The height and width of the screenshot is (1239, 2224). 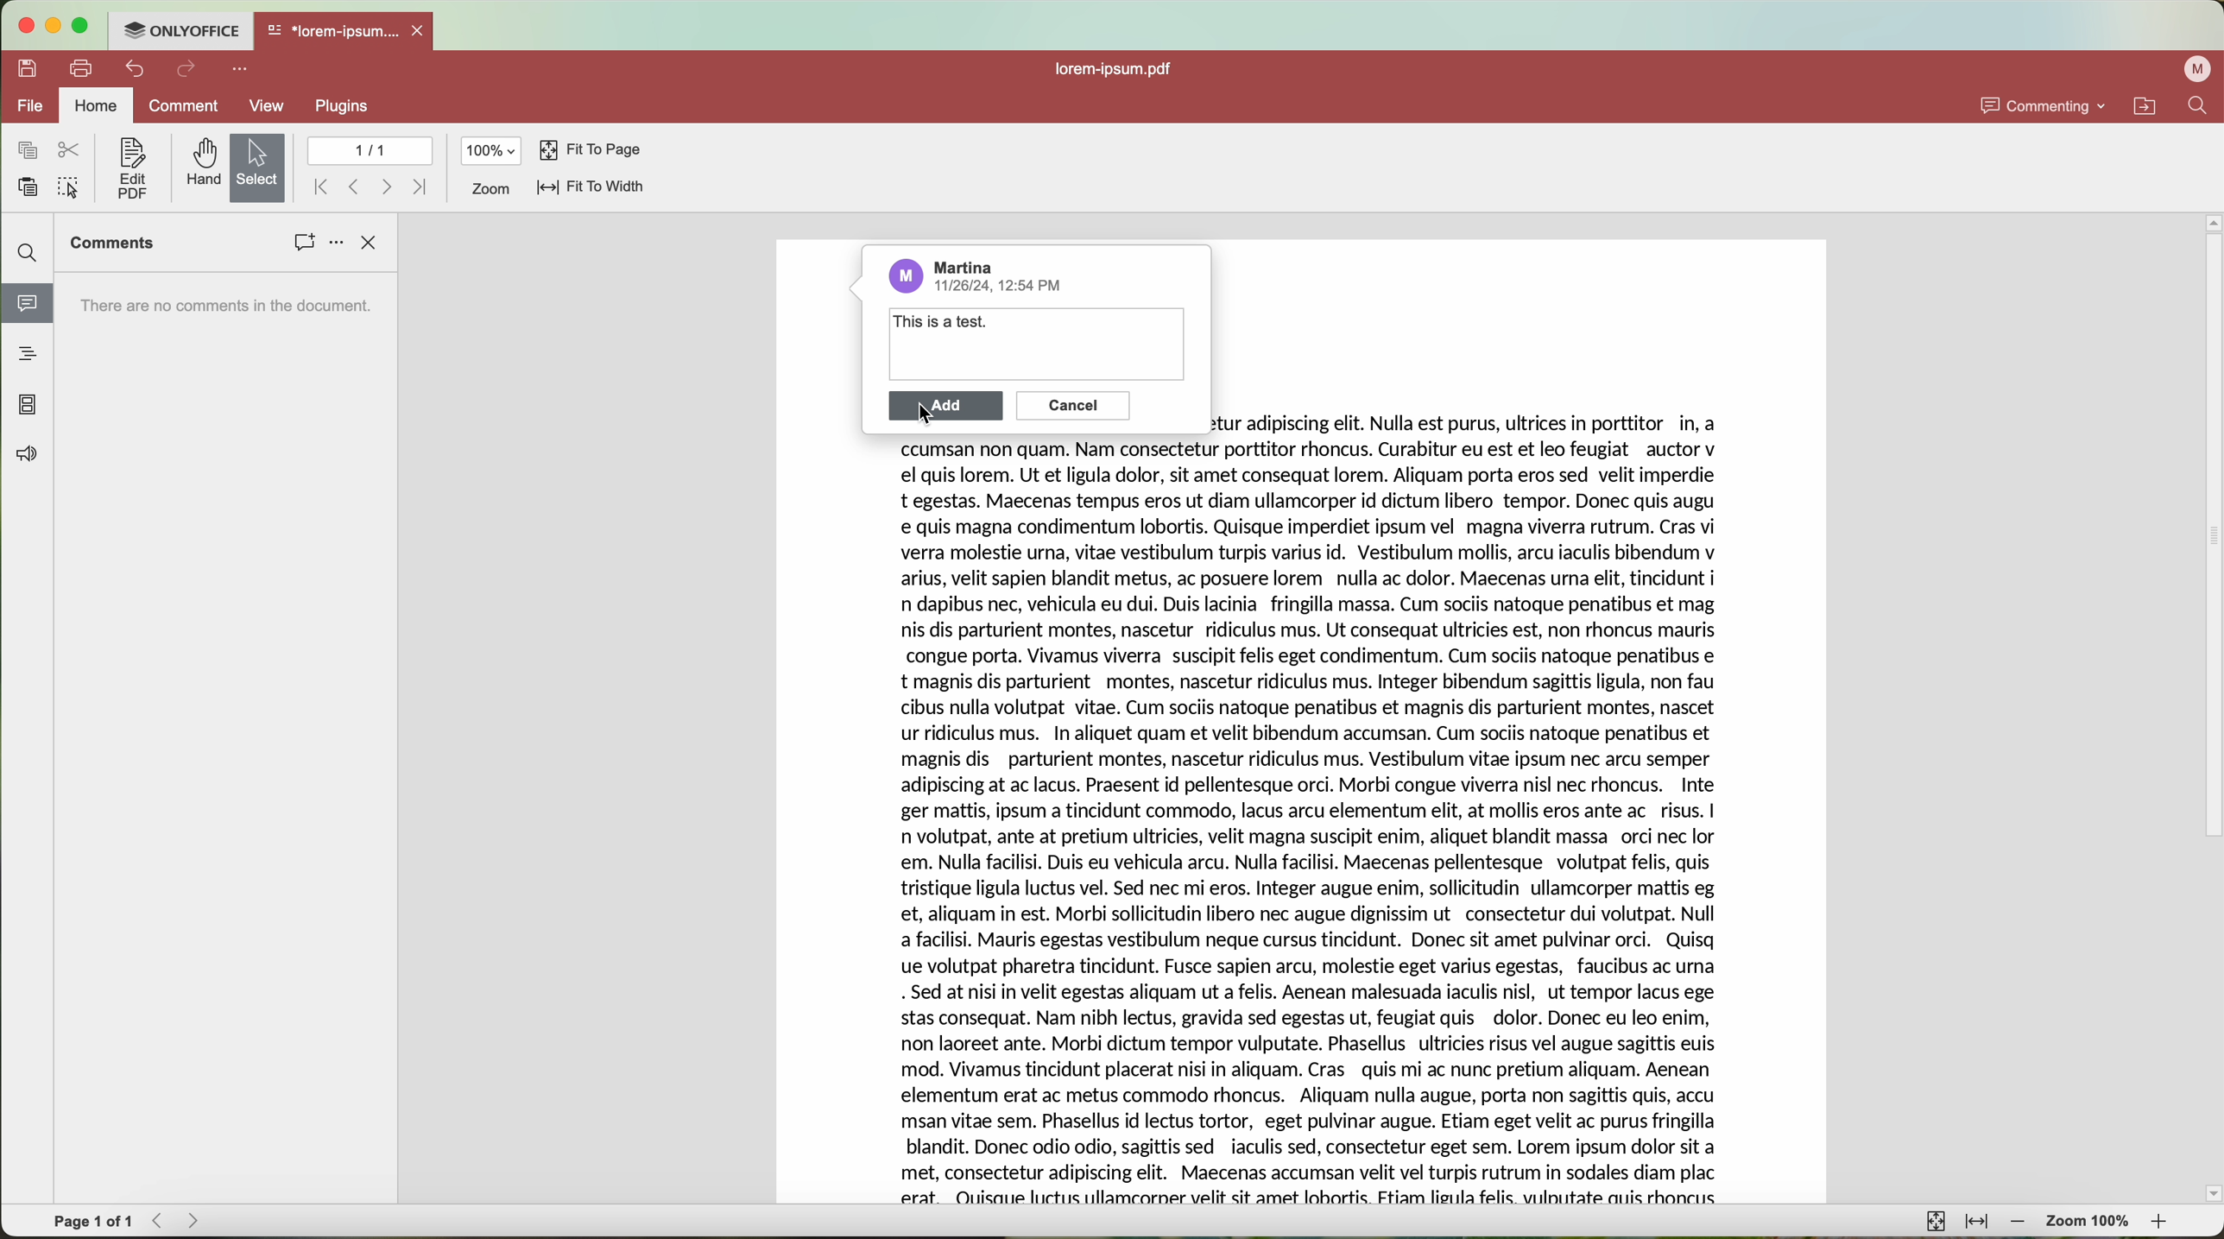 What do you see at coordinates (93, 1219) in the screenshot?
I see `page 1 of 1` at bounding box center [93, 1219].